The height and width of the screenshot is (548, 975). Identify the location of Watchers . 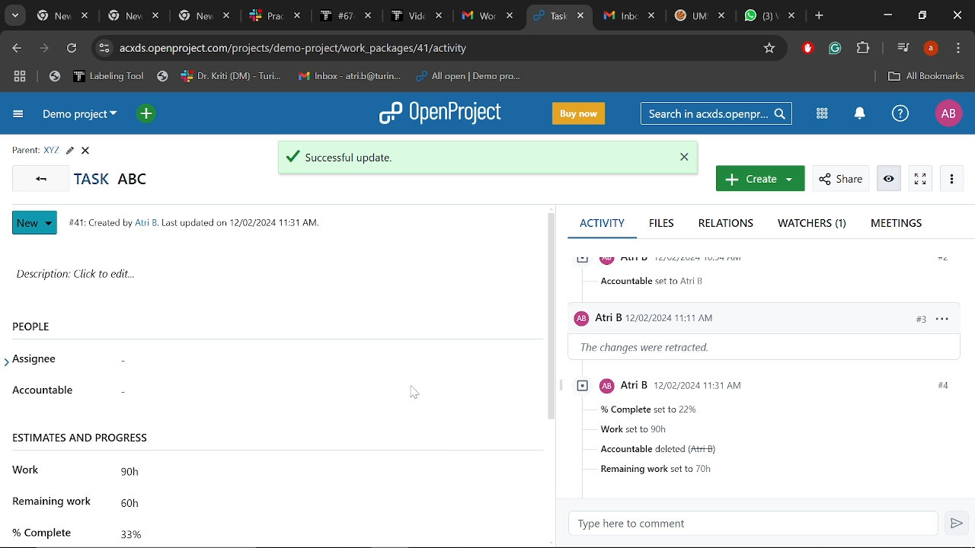
(814, 225).